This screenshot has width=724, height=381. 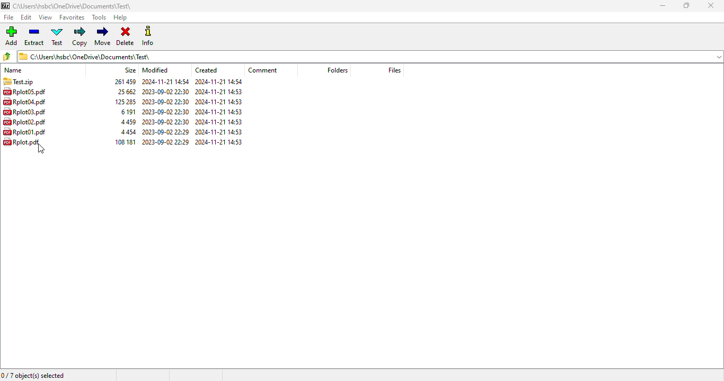 What do you see at coordinates (121, 131) in the screenshot?
I see `4454` at bounding box center [121, 131].